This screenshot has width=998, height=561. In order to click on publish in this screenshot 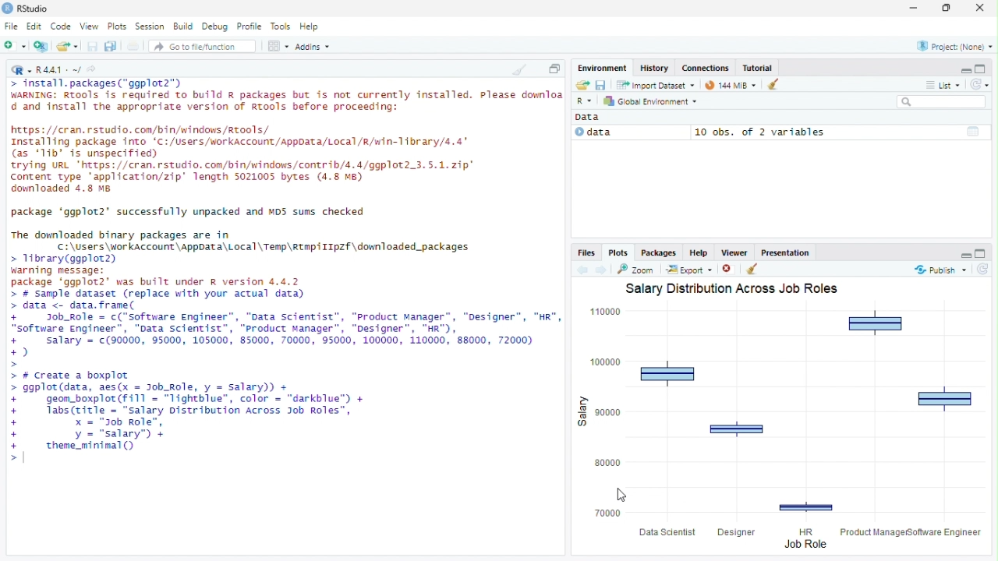, I will do `click(941, 270)`.